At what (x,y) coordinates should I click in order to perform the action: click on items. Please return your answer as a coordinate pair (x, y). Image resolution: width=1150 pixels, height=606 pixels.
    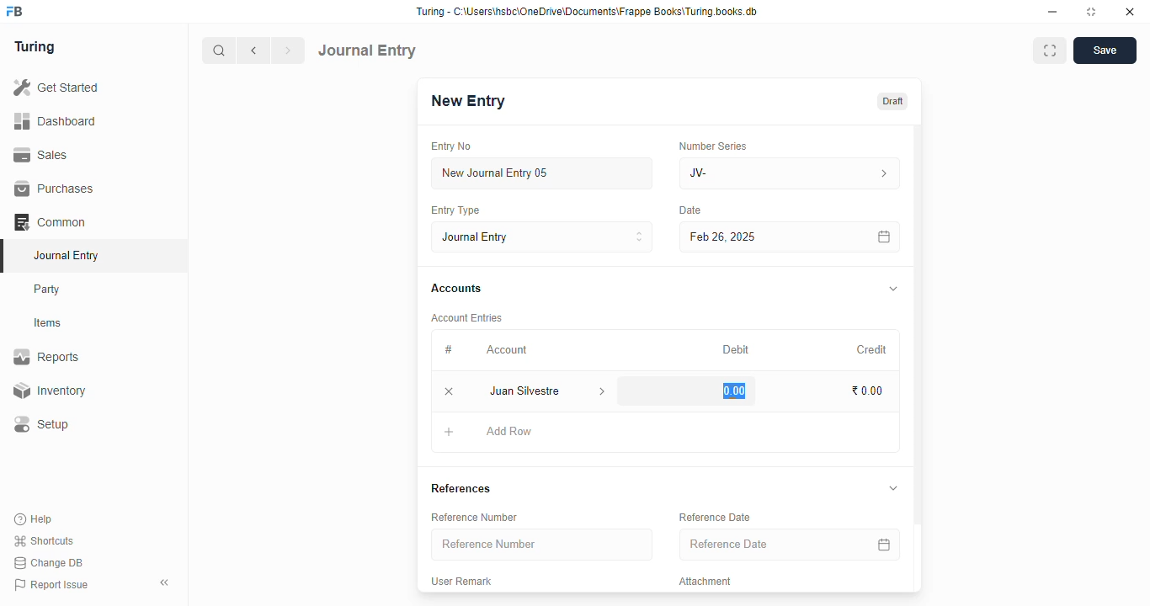
    Looking at the image, I should click on (50, 323).